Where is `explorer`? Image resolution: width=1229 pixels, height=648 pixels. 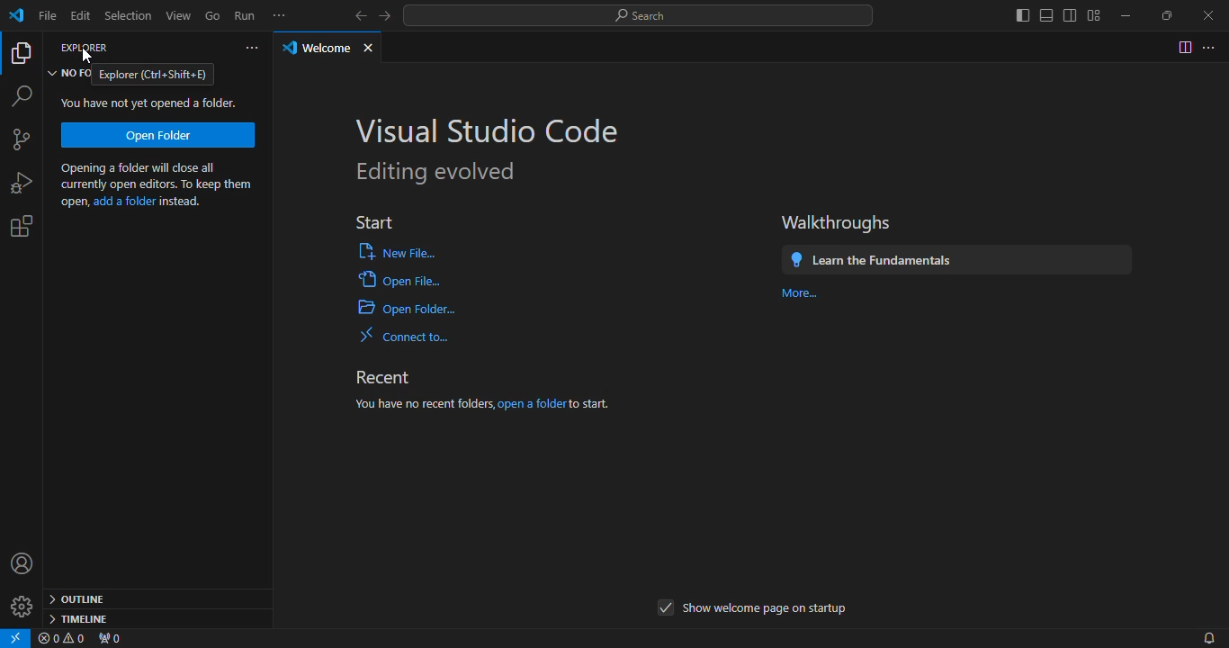
explorer is located at coordinates (157, 74).